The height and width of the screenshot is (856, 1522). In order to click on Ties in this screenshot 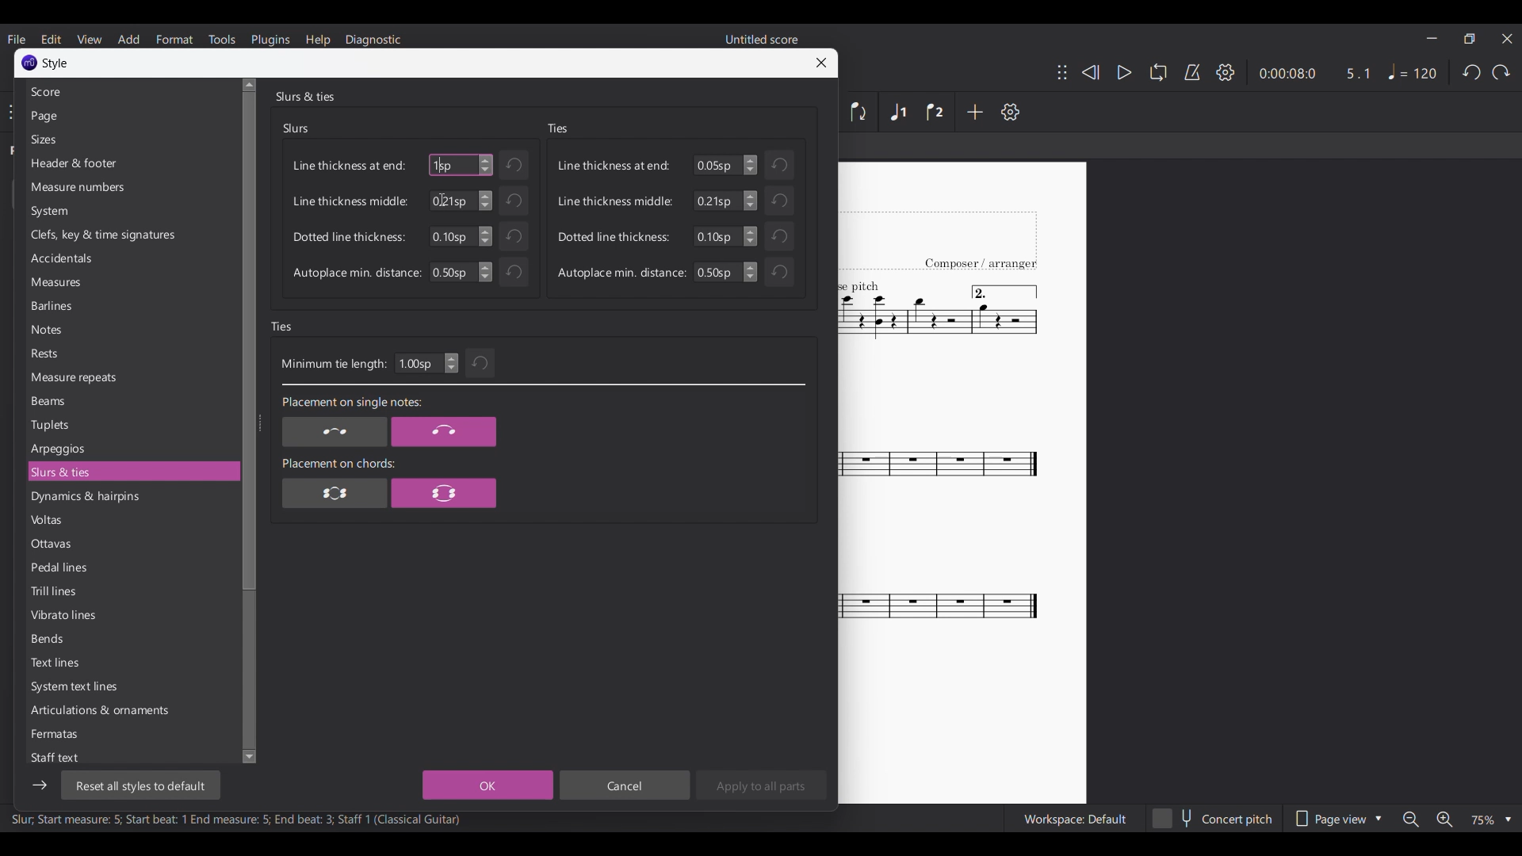, I will do `click(282, 327)`.